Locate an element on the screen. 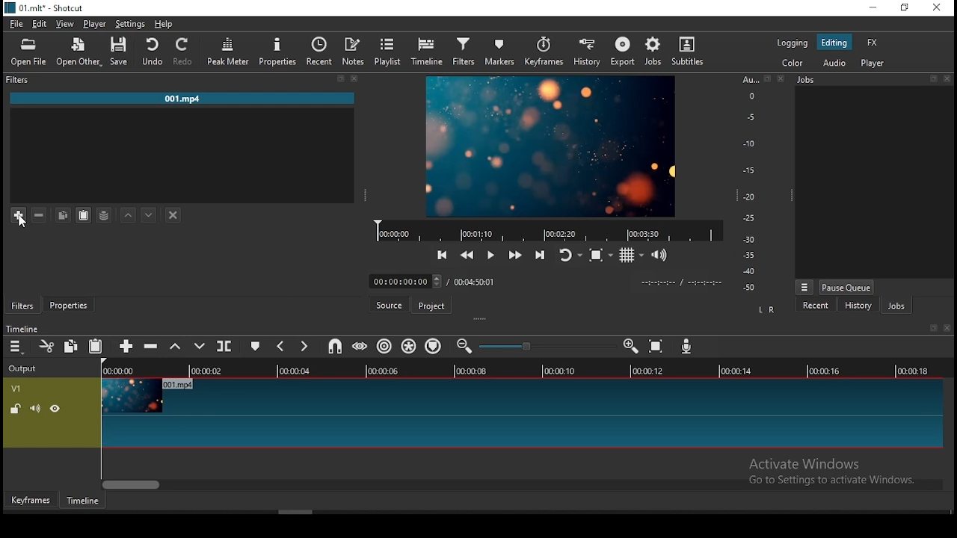 This screenshot has width=957, height=538. toggle player after looping is located at coordinates (567, 254).